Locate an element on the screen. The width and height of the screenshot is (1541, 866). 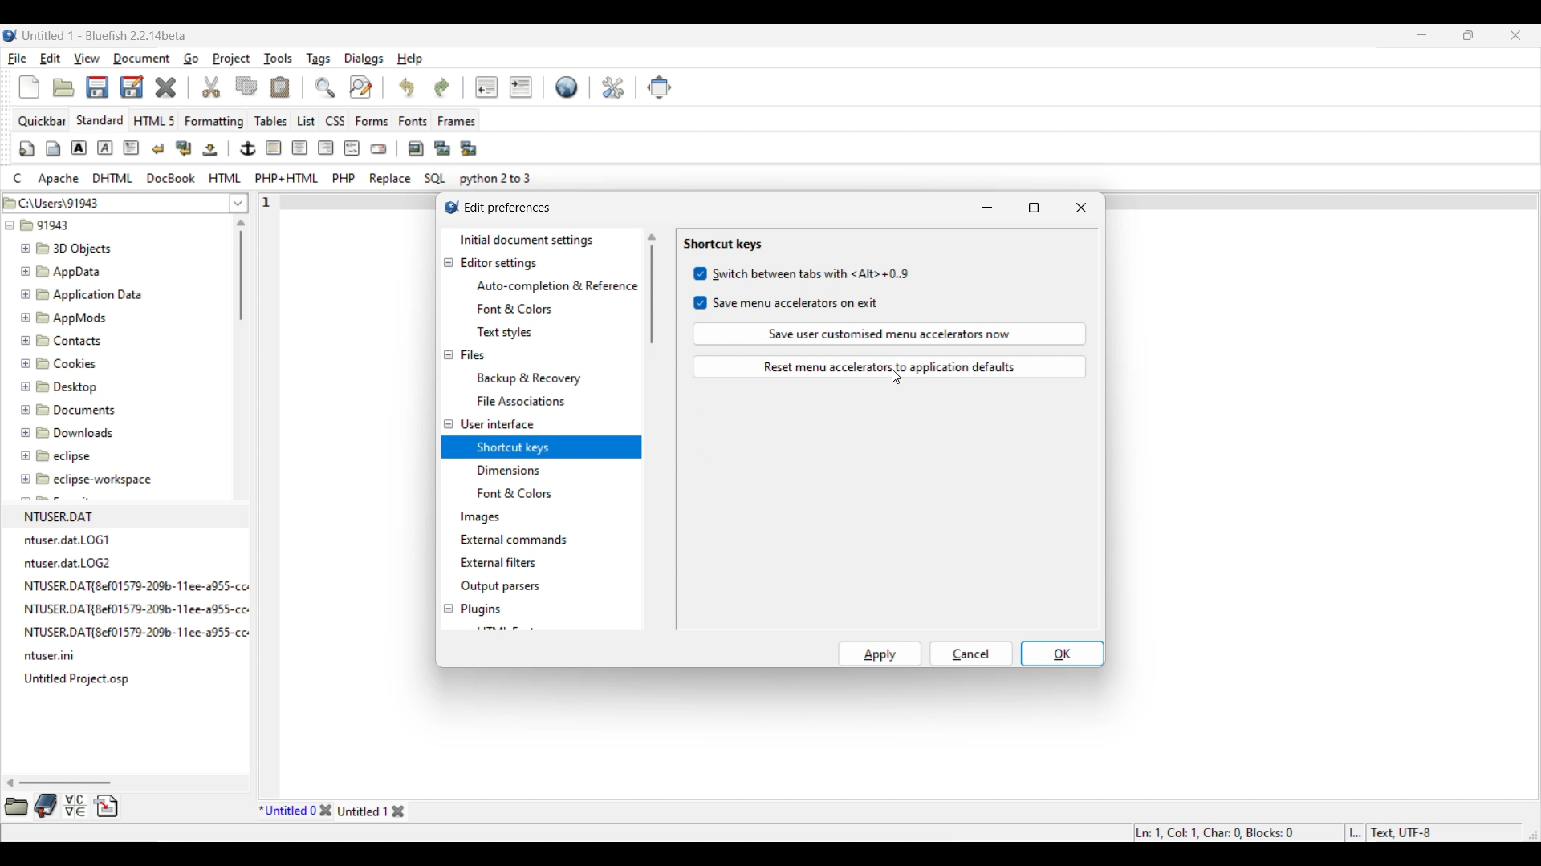
Collapse settings is located at coordinates (448, 436).